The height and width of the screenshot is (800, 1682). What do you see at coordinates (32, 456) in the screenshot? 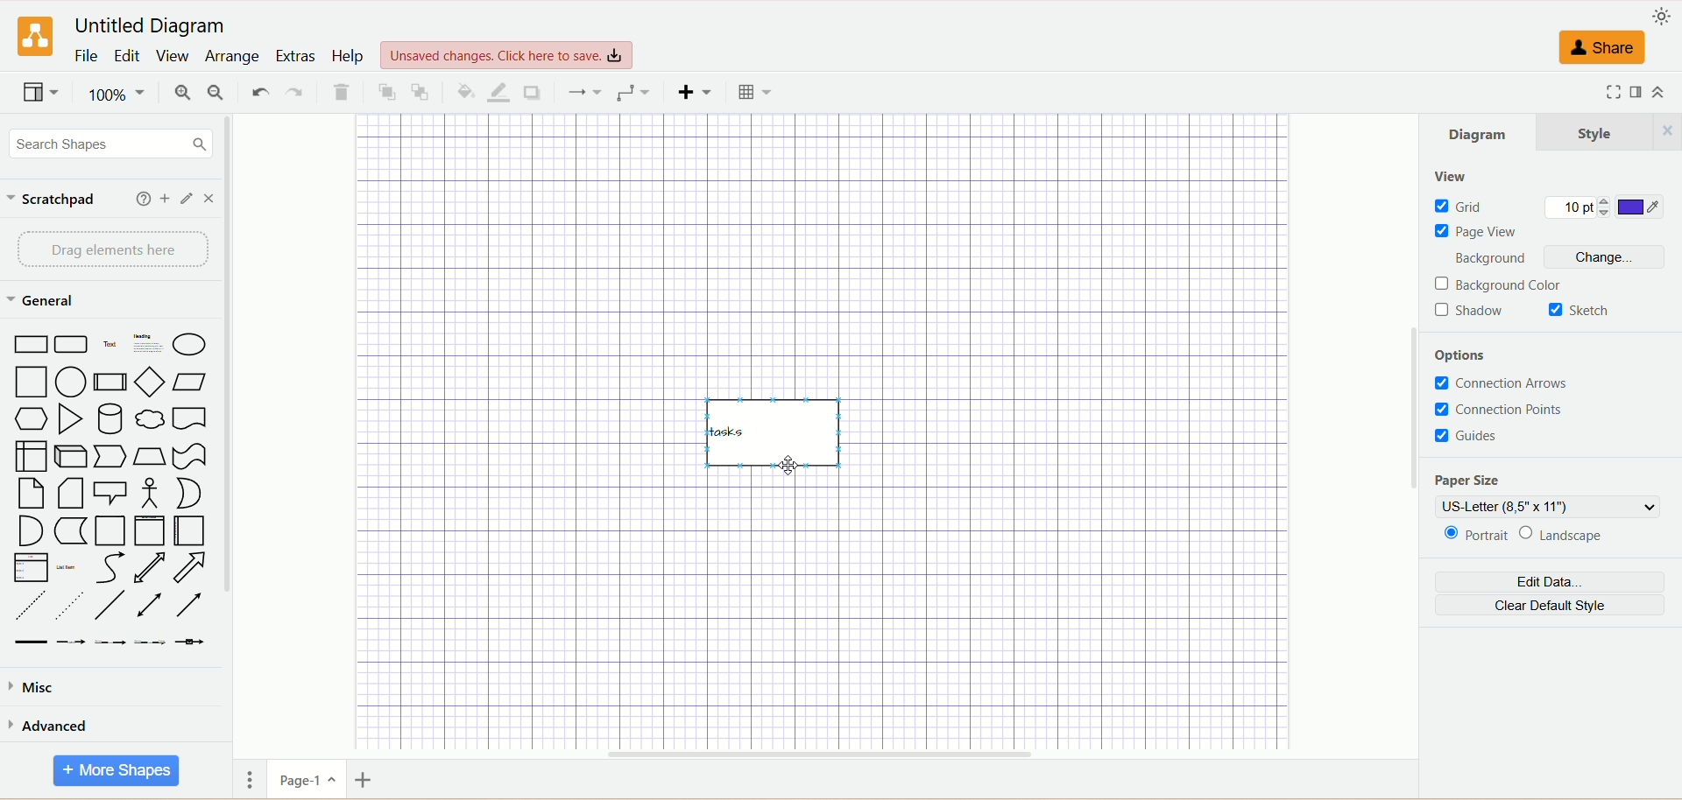
I see `Box` at bounding box center [32, 456].